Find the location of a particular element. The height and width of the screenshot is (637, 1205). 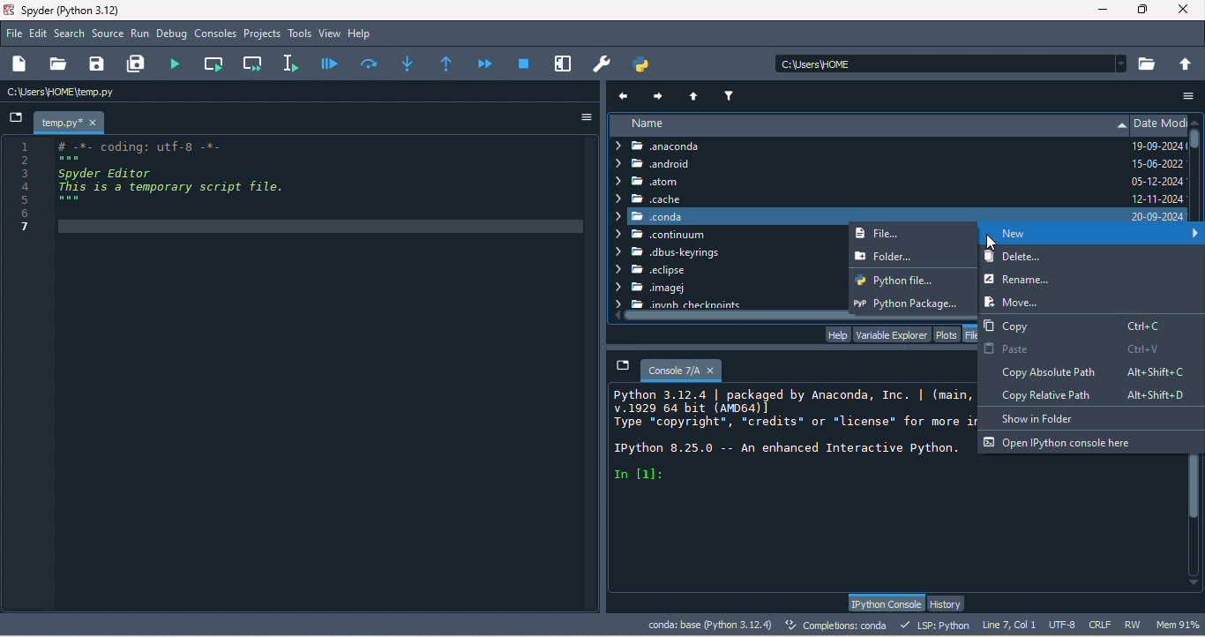

rename is located at coordinates (1037, 280).